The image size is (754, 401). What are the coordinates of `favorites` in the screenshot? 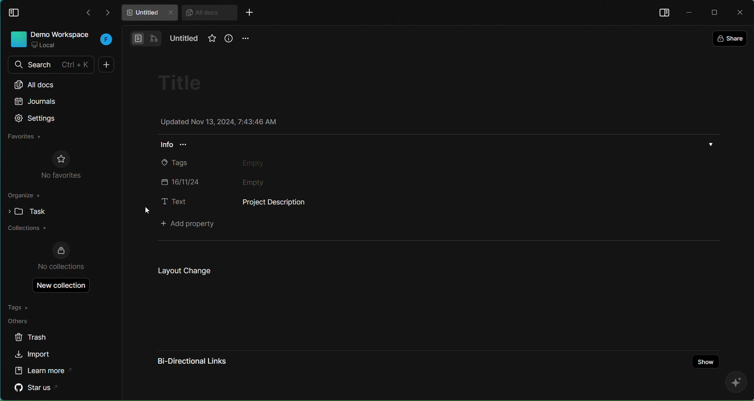 It's located at (24, 137).